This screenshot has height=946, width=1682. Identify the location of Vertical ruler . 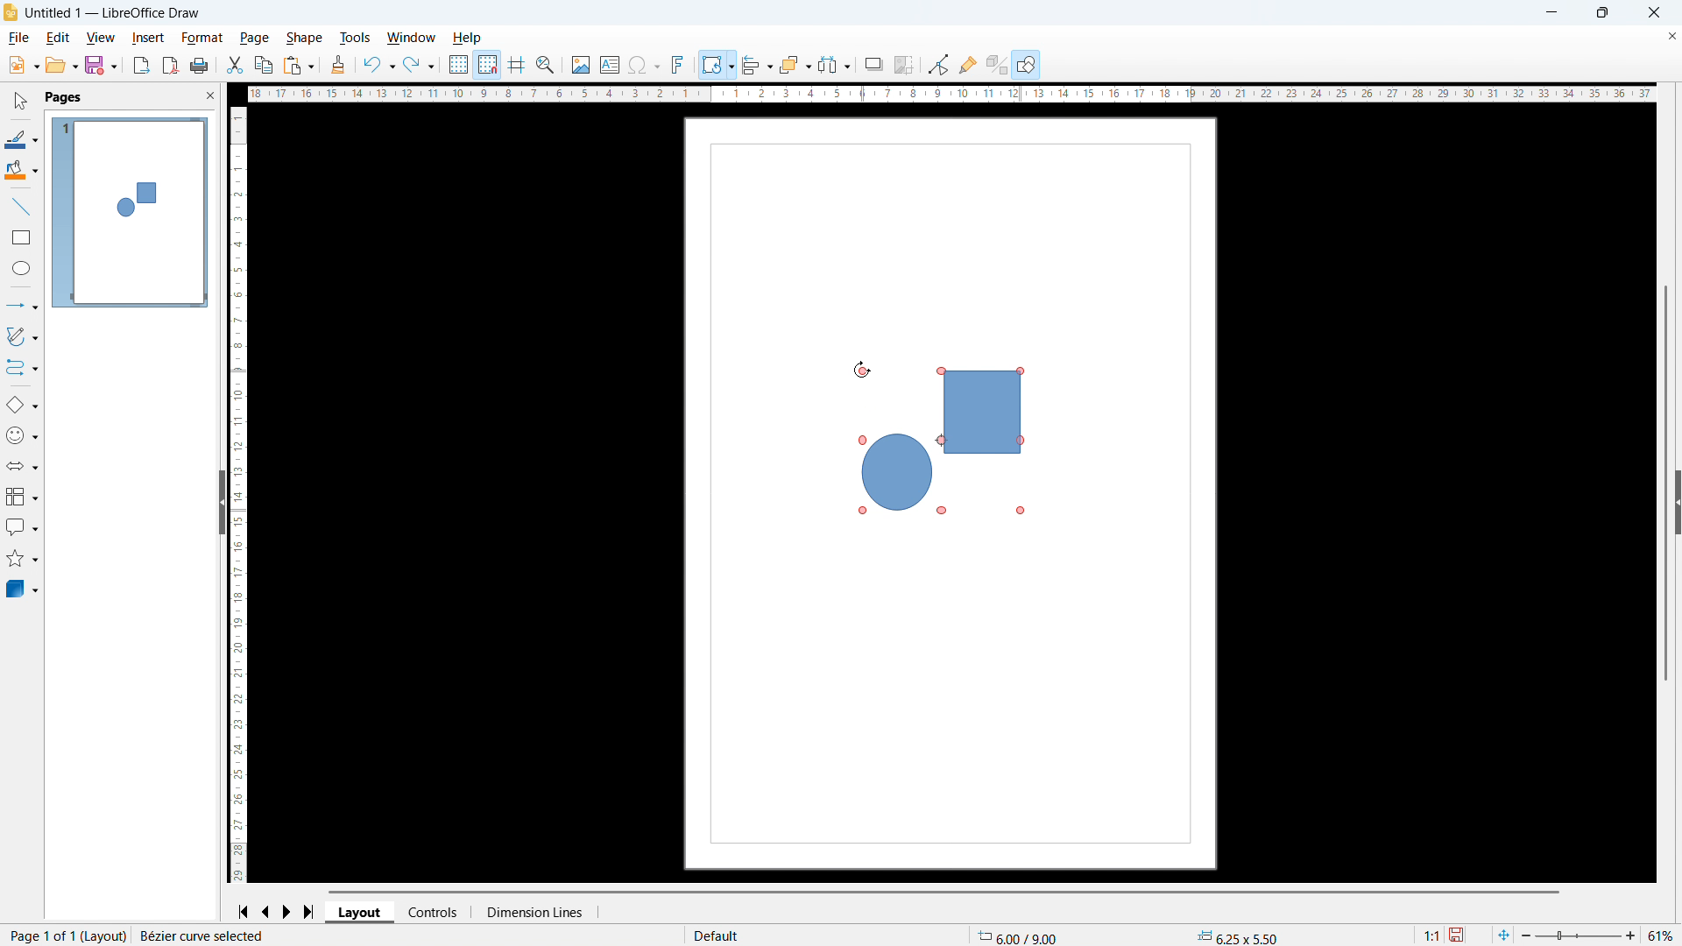
(237, 496).